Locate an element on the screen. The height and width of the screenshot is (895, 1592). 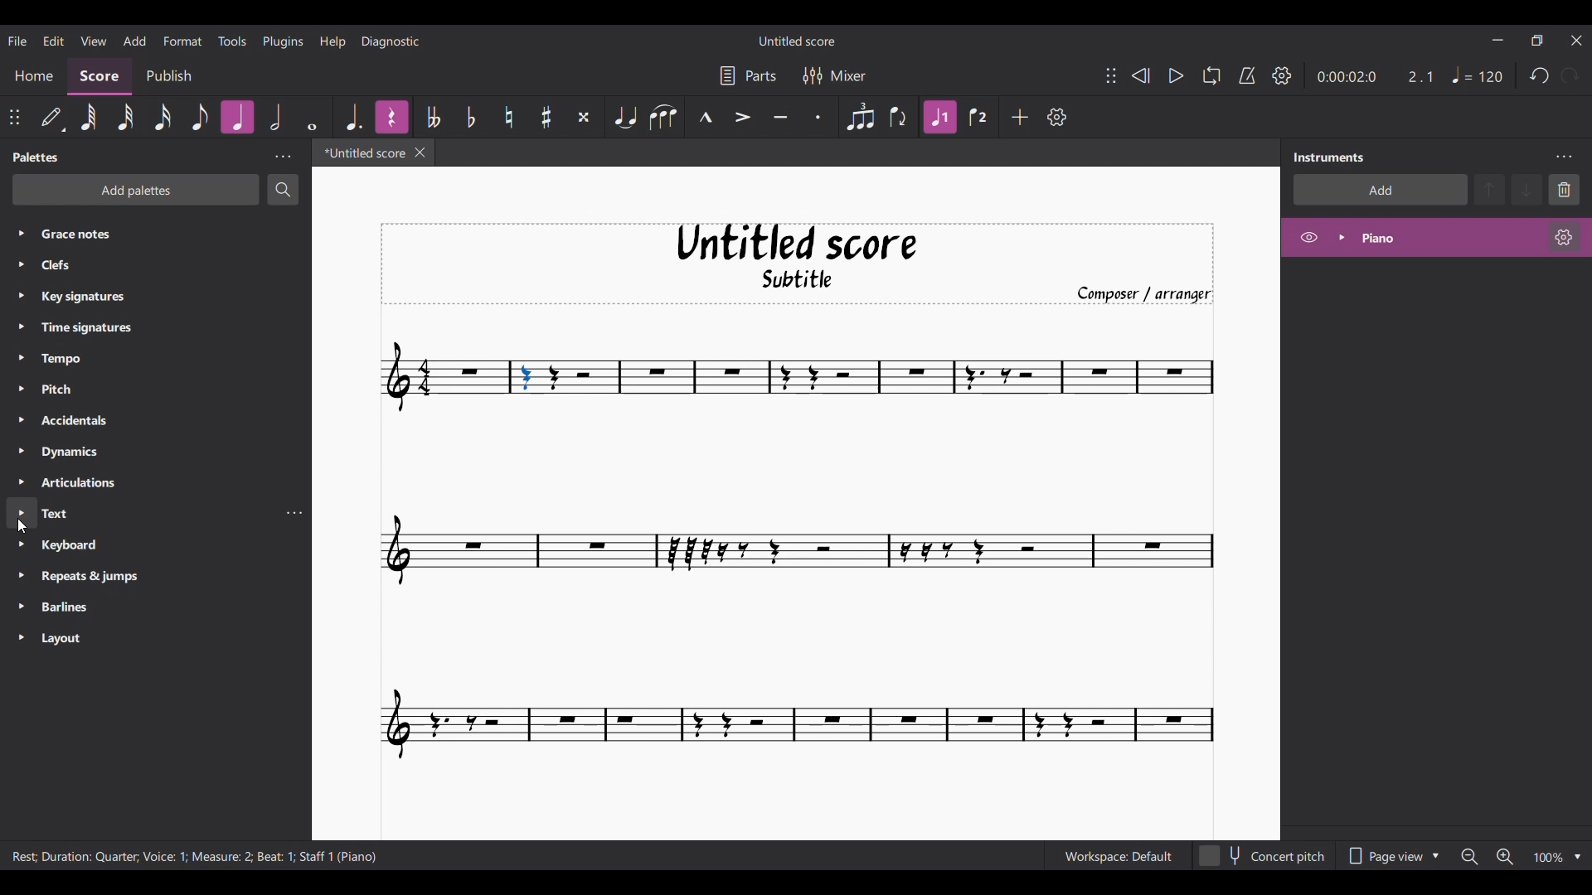
Minimize is located at coordinates (1497, 40).